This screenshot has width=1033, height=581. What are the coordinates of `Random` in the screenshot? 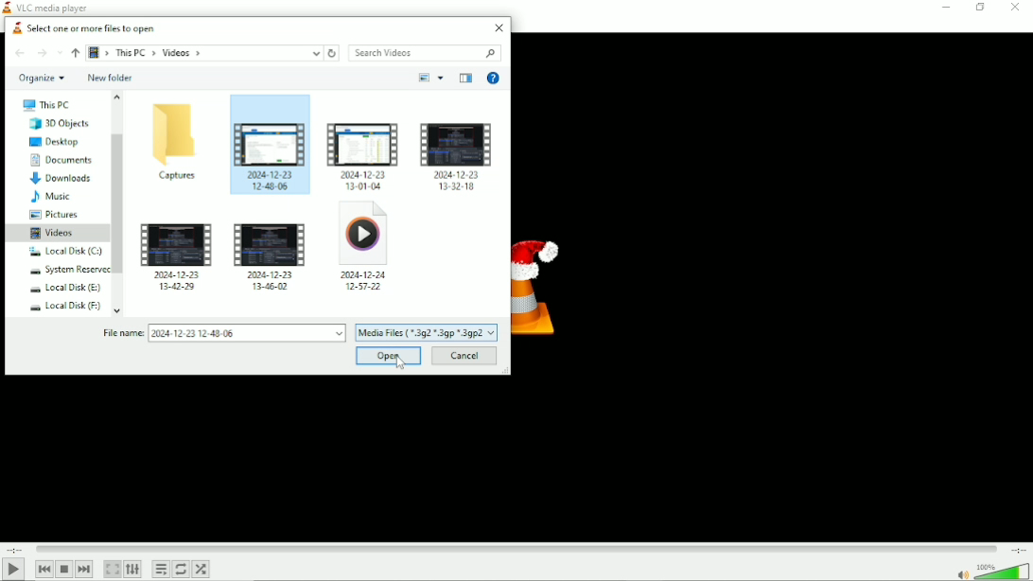 It's located at (201, 571).